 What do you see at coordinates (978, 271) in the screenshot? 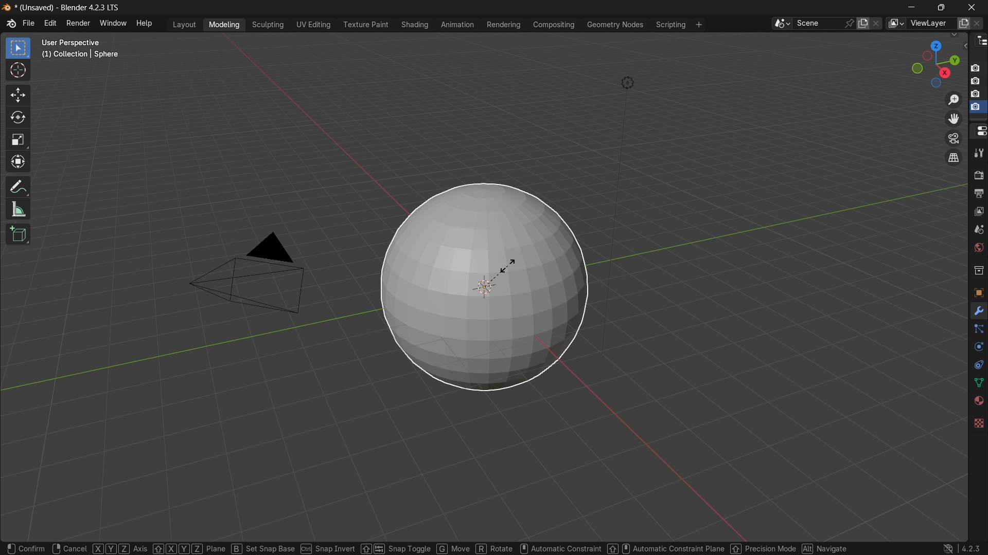
I see `collections` at bounding box center [978, 271].